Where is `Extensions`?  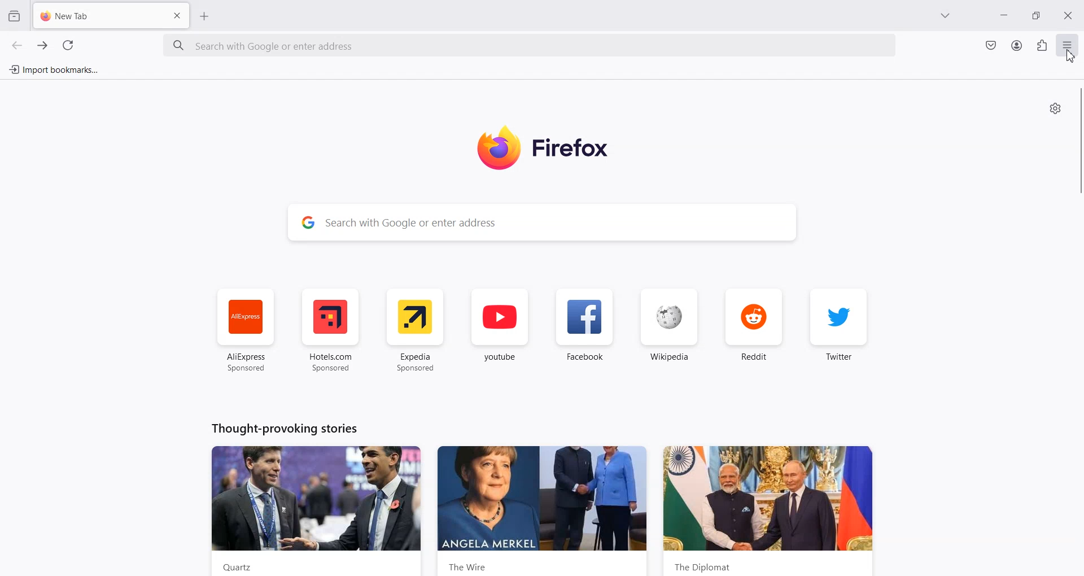 Extensions is located at coordinates (1042, 45).